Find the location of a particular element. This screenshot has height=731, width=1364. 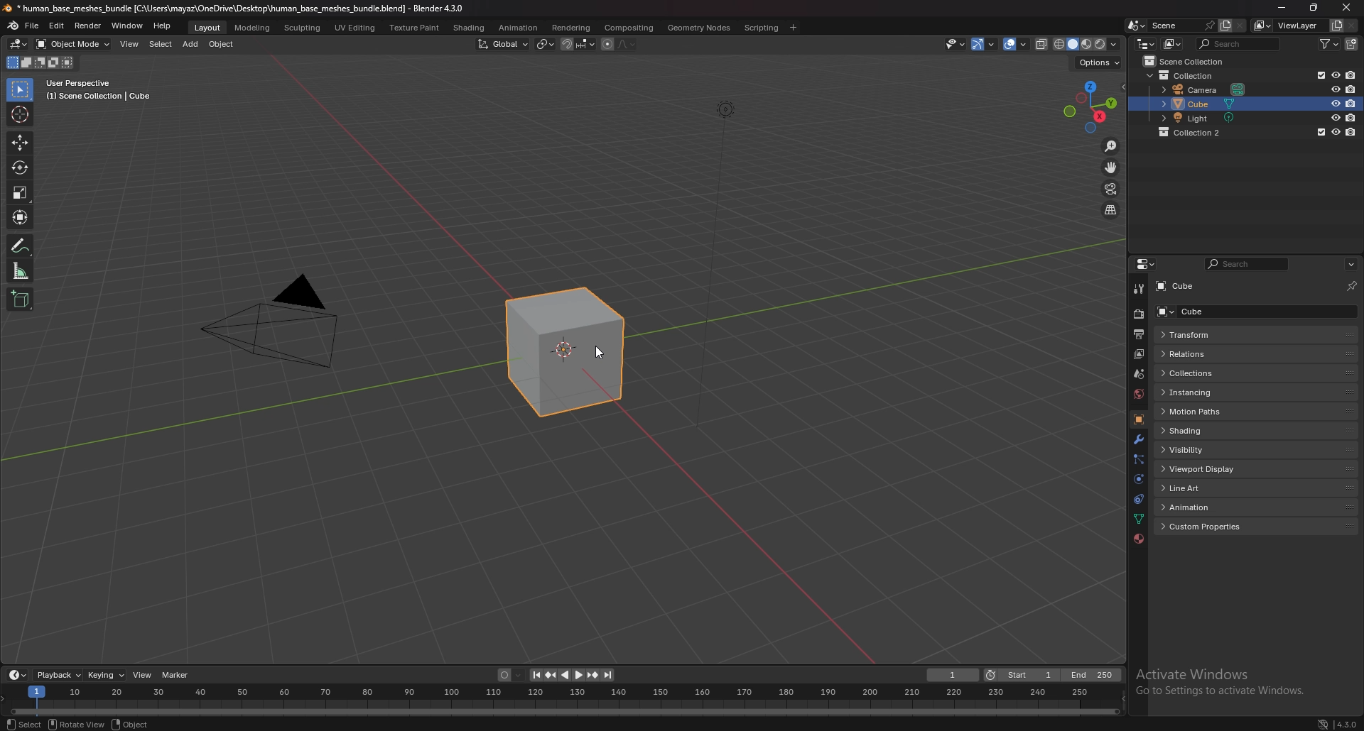

disable in renders is located at coordinates (1351, 132).